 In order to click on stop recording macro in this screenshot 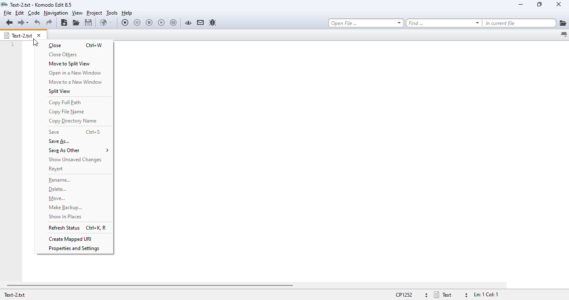, I will do `click(149, 22)`.